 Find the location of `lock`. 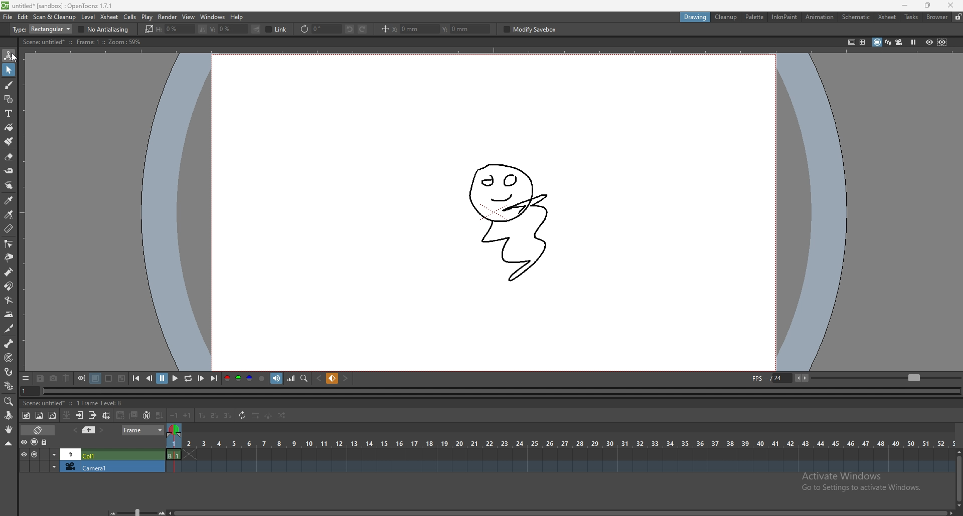

lock is located at coordinates (957, 17).